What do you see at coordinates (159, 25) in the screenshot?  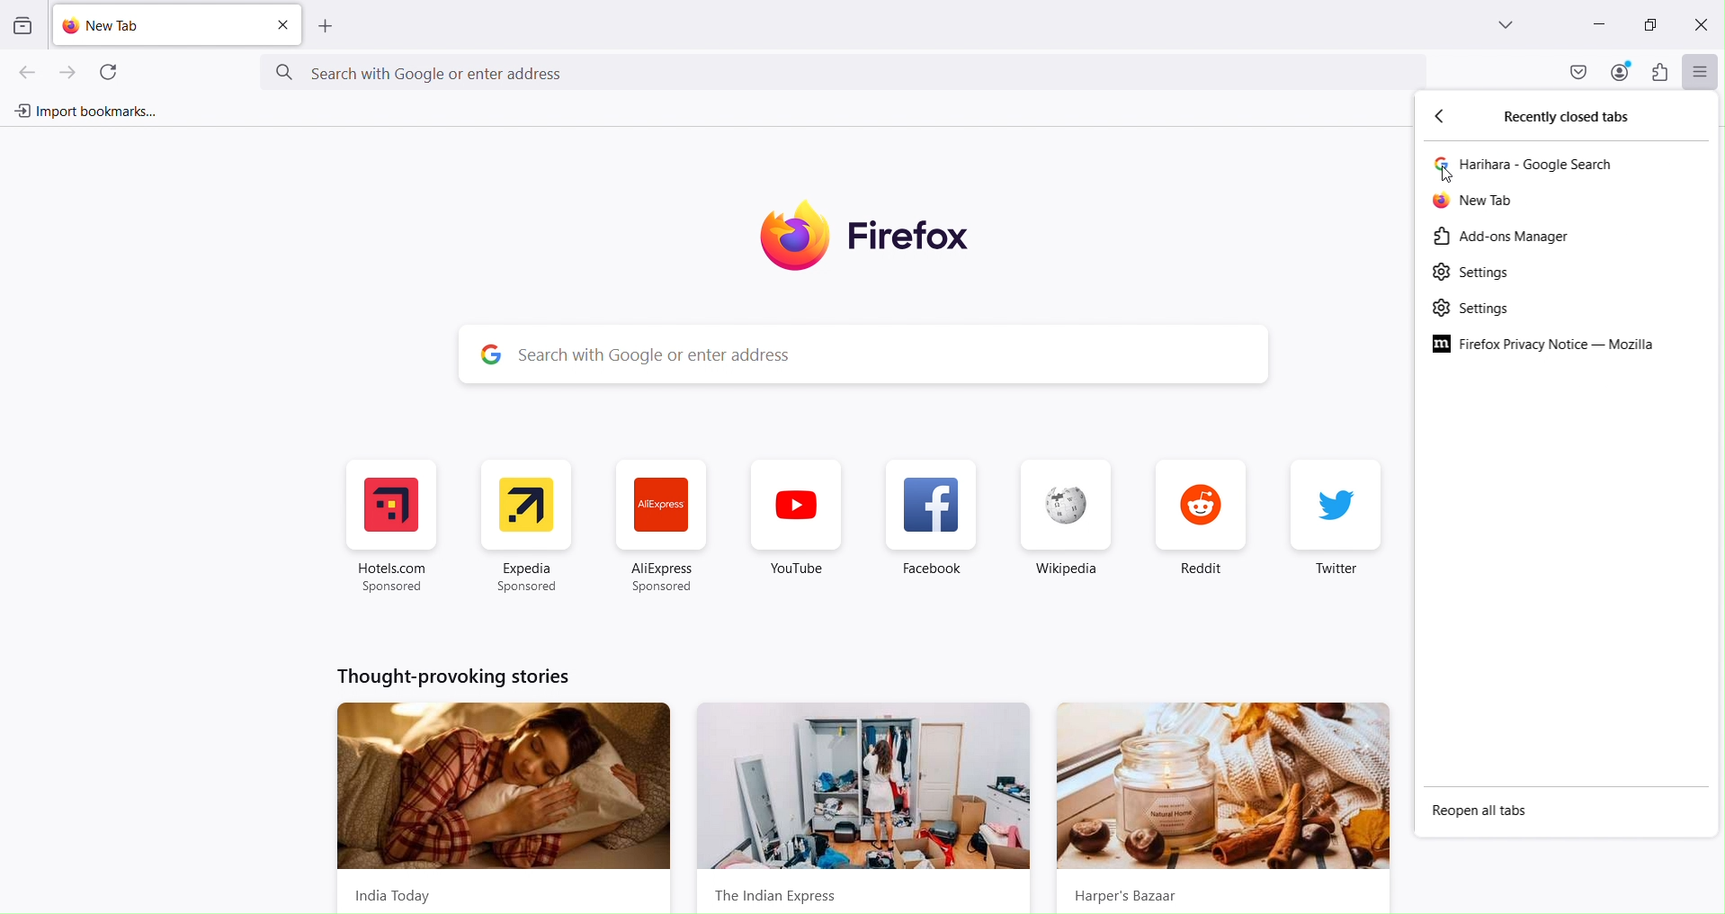 I see `Add new tab` at bounding box center [159, 25].